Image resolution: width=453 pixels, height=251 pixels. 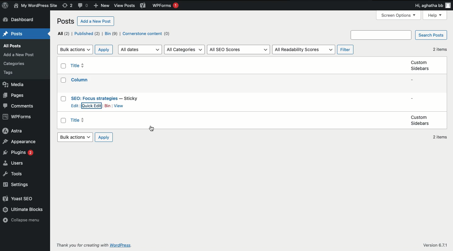 I want to click on Posts, so click(x=20, y=55).